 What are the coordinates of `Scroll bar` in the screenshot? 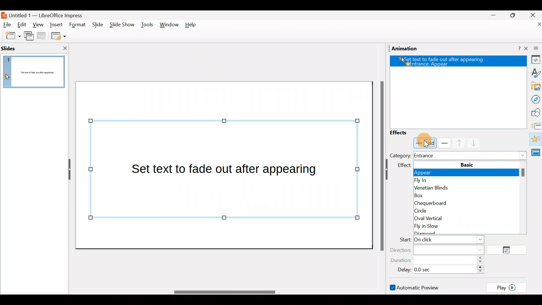 It's located at (224, 292).